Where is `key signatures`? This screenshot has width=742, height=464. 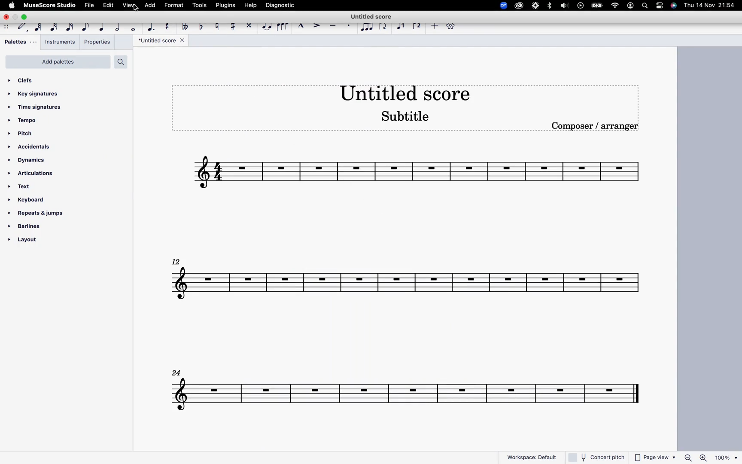
key signatures is located at coordinates (38, 94).